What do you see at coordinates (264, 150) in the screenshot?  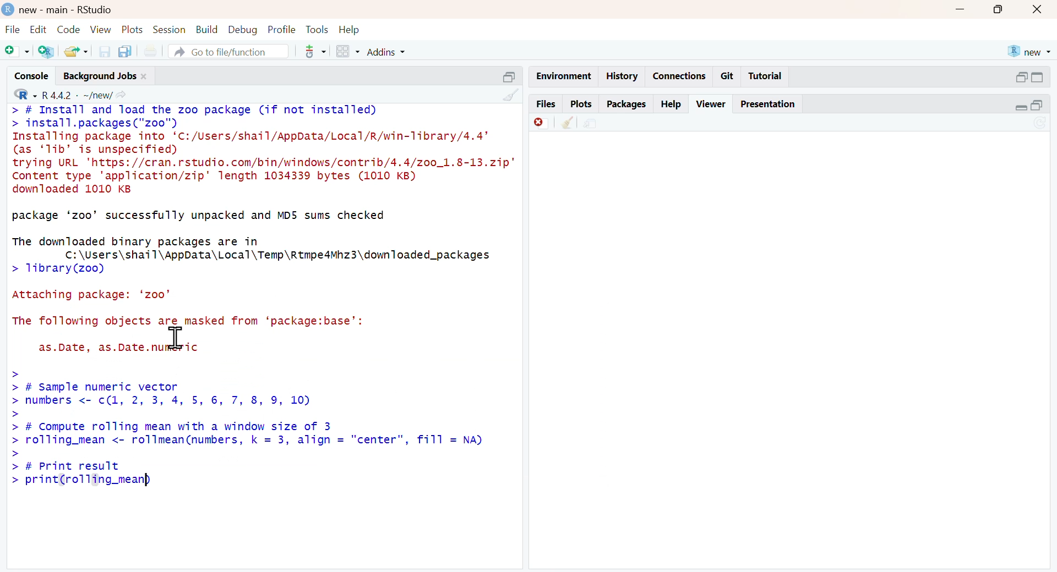 I see `> # Install and Toad the zoo package (if not installed)

> install.packages ("zoo")

Installing package into ‘C:/Users/shail/AppData/Local/R/win-Tibrary/4.4’

(as ‘1ib’ dis unspecified)

trying URL 'https://cran.rstudio.com/bin/windows/contrib/4.4/zo0_1.8-13.zip"
Content type 'application/zip' length 1034339 bytes (1010 KB)

downloaded 1010 KB` at bounding box center [264, 150].